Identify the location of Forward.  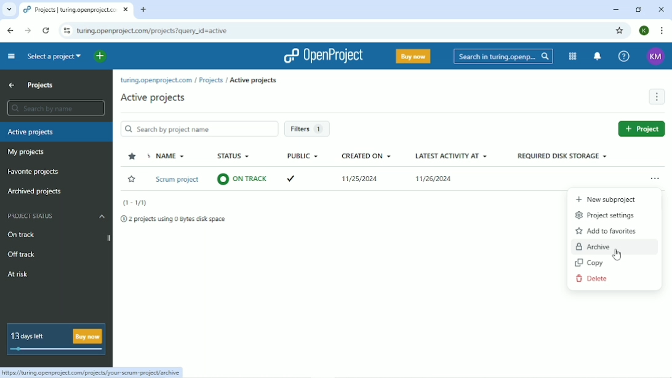
(28, 31).